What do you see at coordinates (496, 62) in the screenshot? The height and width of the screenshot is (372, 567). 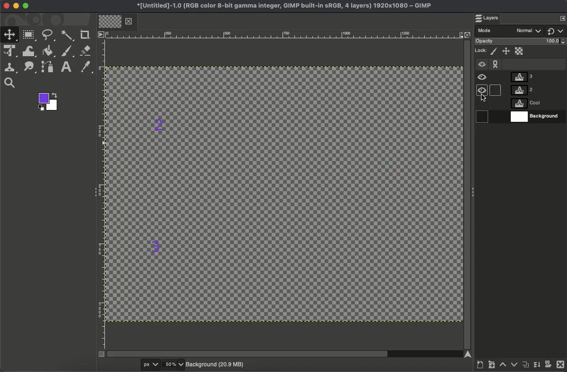 I see `Chain` at bounding box center [496, 62].